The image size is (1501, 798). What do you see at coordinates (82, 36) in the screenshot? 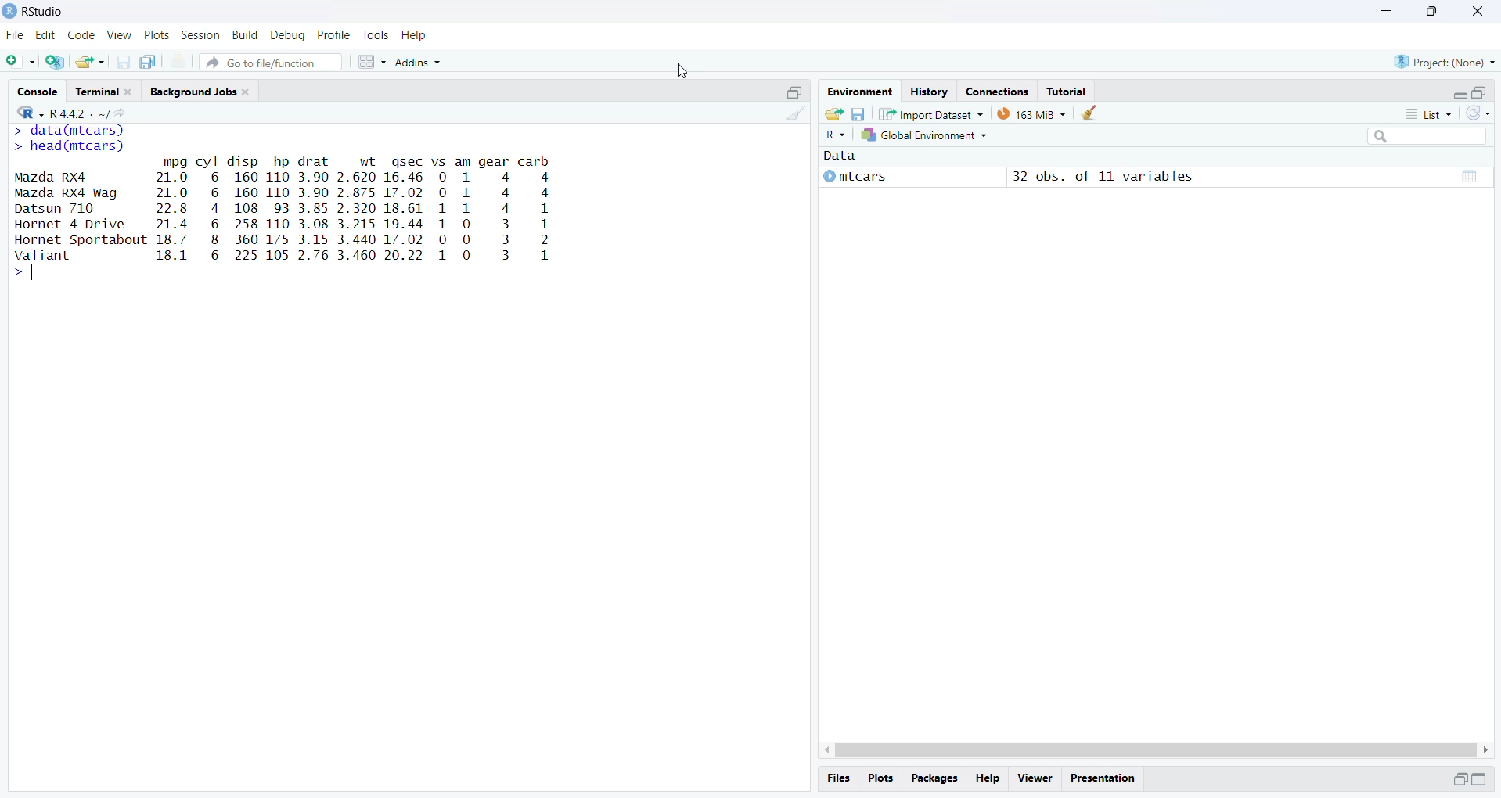
I see `code` at bounding box center [82, 36].